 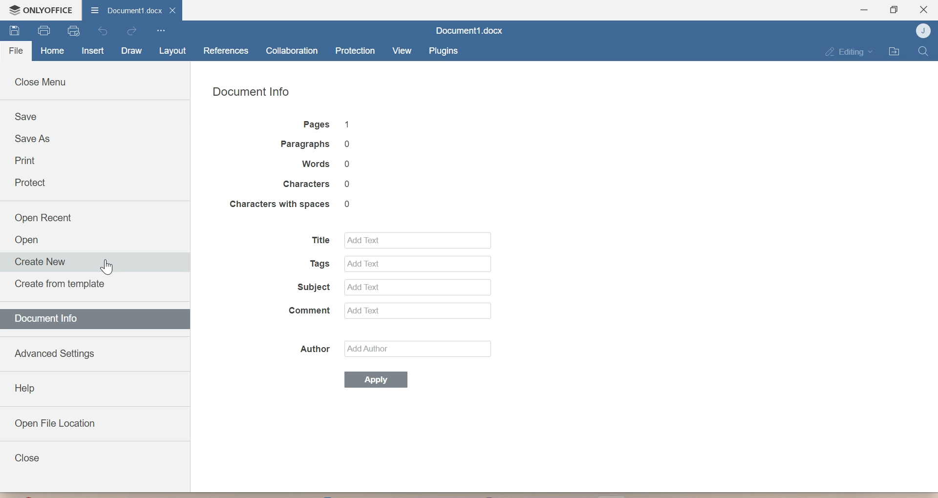 I want to click on Home, so click(x=52, y=51).